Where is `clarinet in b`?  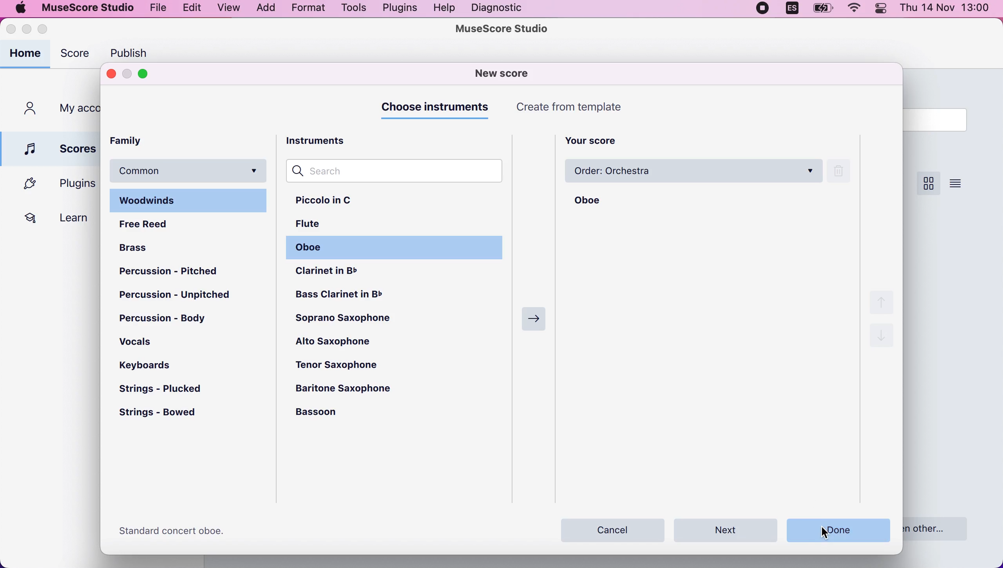
clarinet in b is located at coordinates (344, 273).